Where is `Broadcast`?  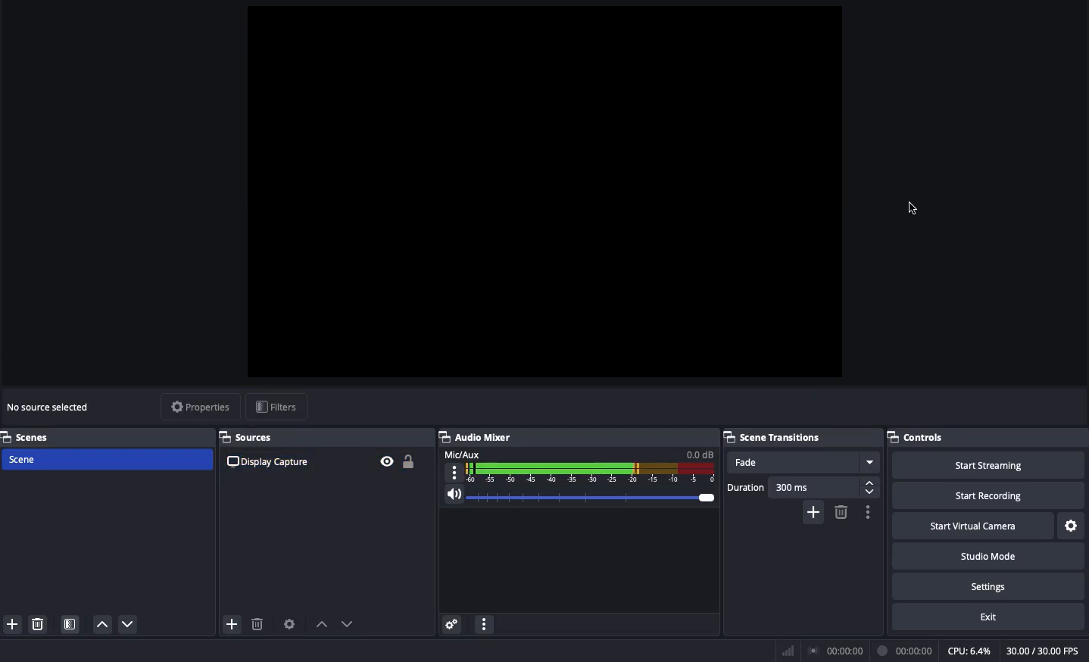 Broadcast is located at coordinates (838, 651).